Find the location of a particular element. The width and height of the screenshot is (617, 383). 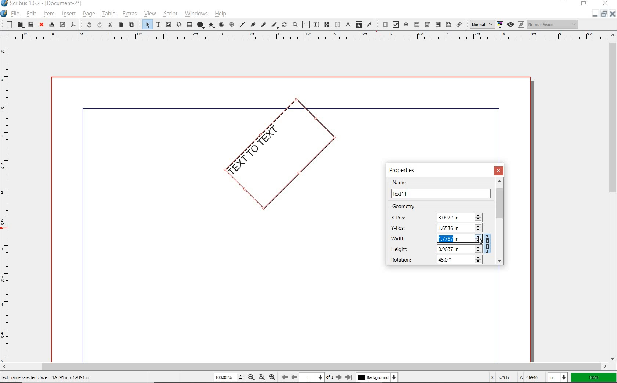

current page is located at coordinates (318, 377).